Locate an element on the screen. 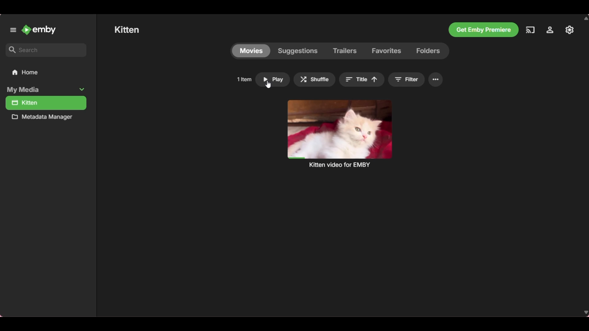 This screenshot has height=331, width=589. Media name is located at coordinates (127, 29).